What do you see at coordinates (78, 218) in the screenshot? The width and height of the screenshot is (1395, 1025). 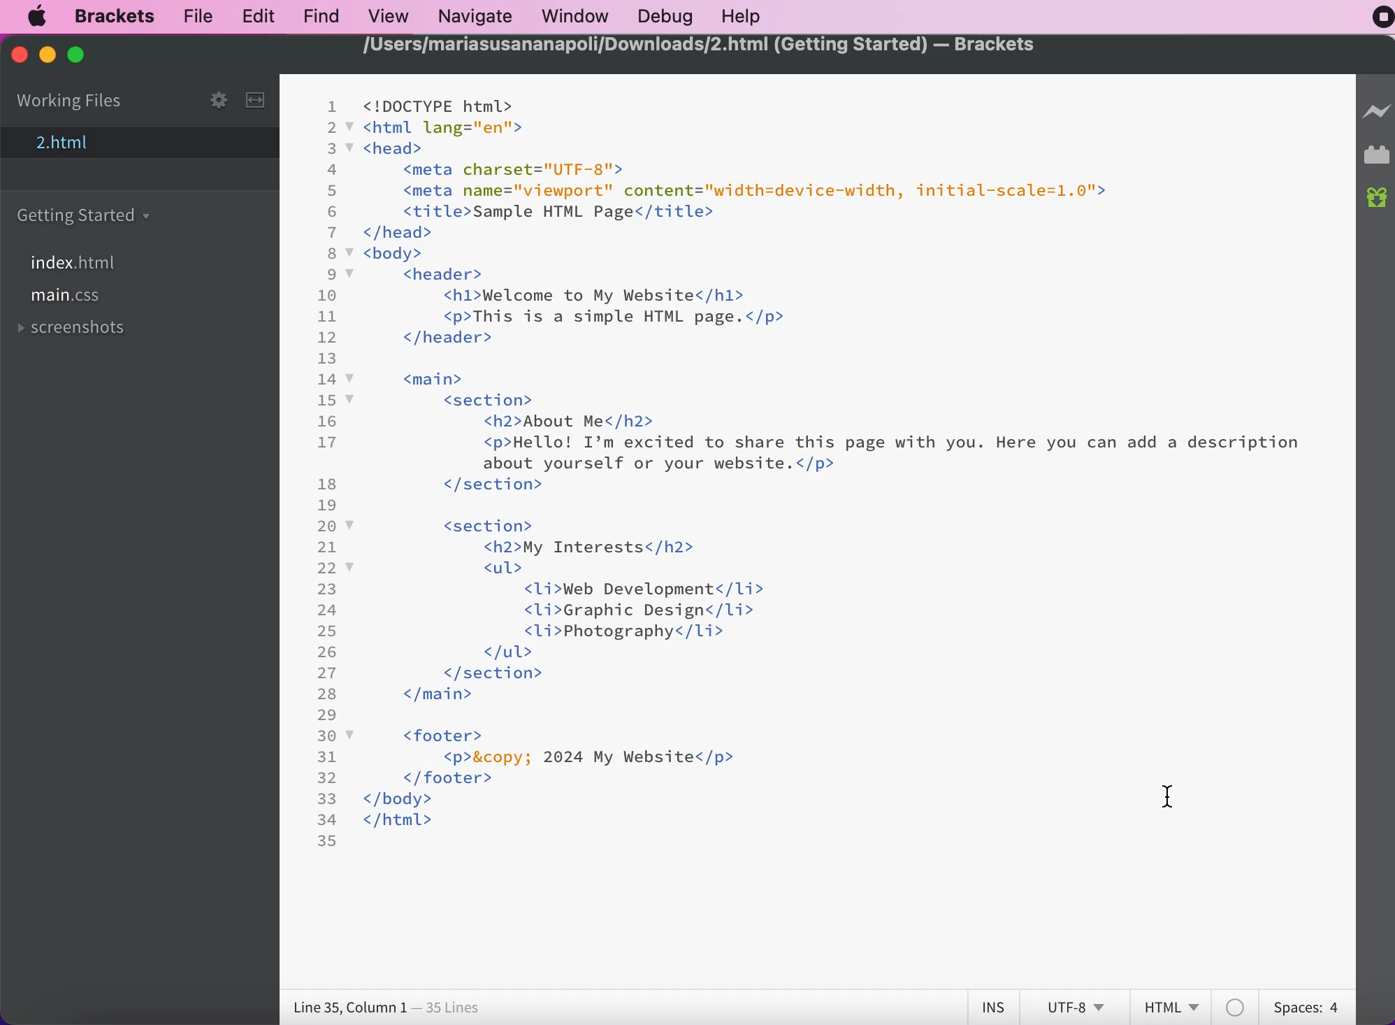 I see `getting started carpet` at bounding box center [78, 218].